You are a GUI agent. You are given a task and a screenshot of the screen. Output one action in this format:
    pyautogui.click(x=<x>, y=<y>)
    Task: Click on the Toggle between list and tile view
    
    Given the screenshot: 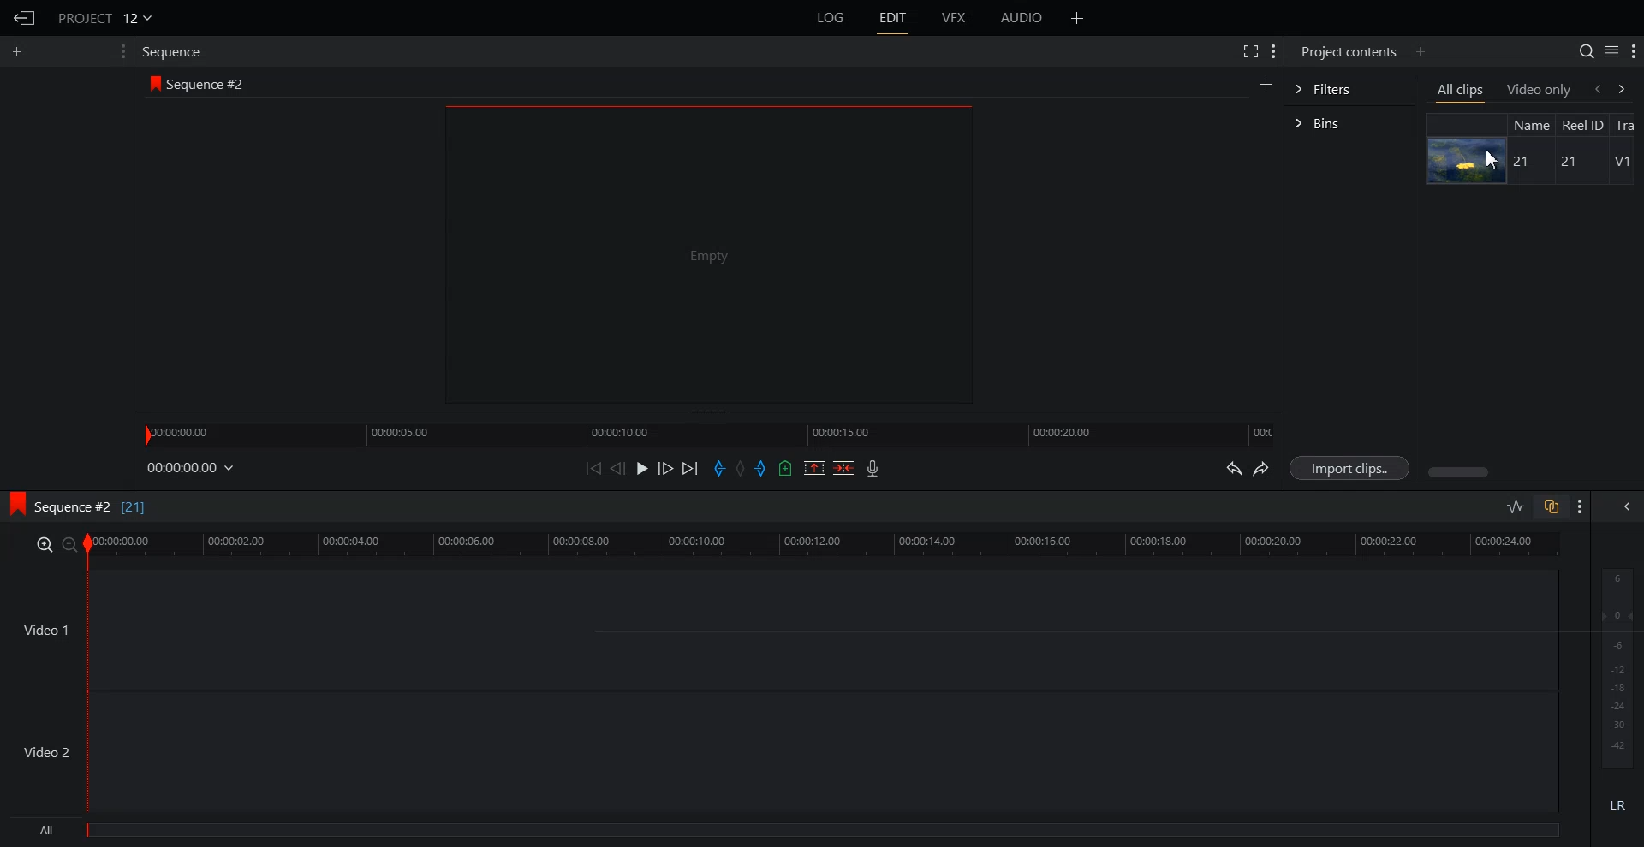 What is the action you would take?
    pyautogui.click(x=1611, y=50)
    